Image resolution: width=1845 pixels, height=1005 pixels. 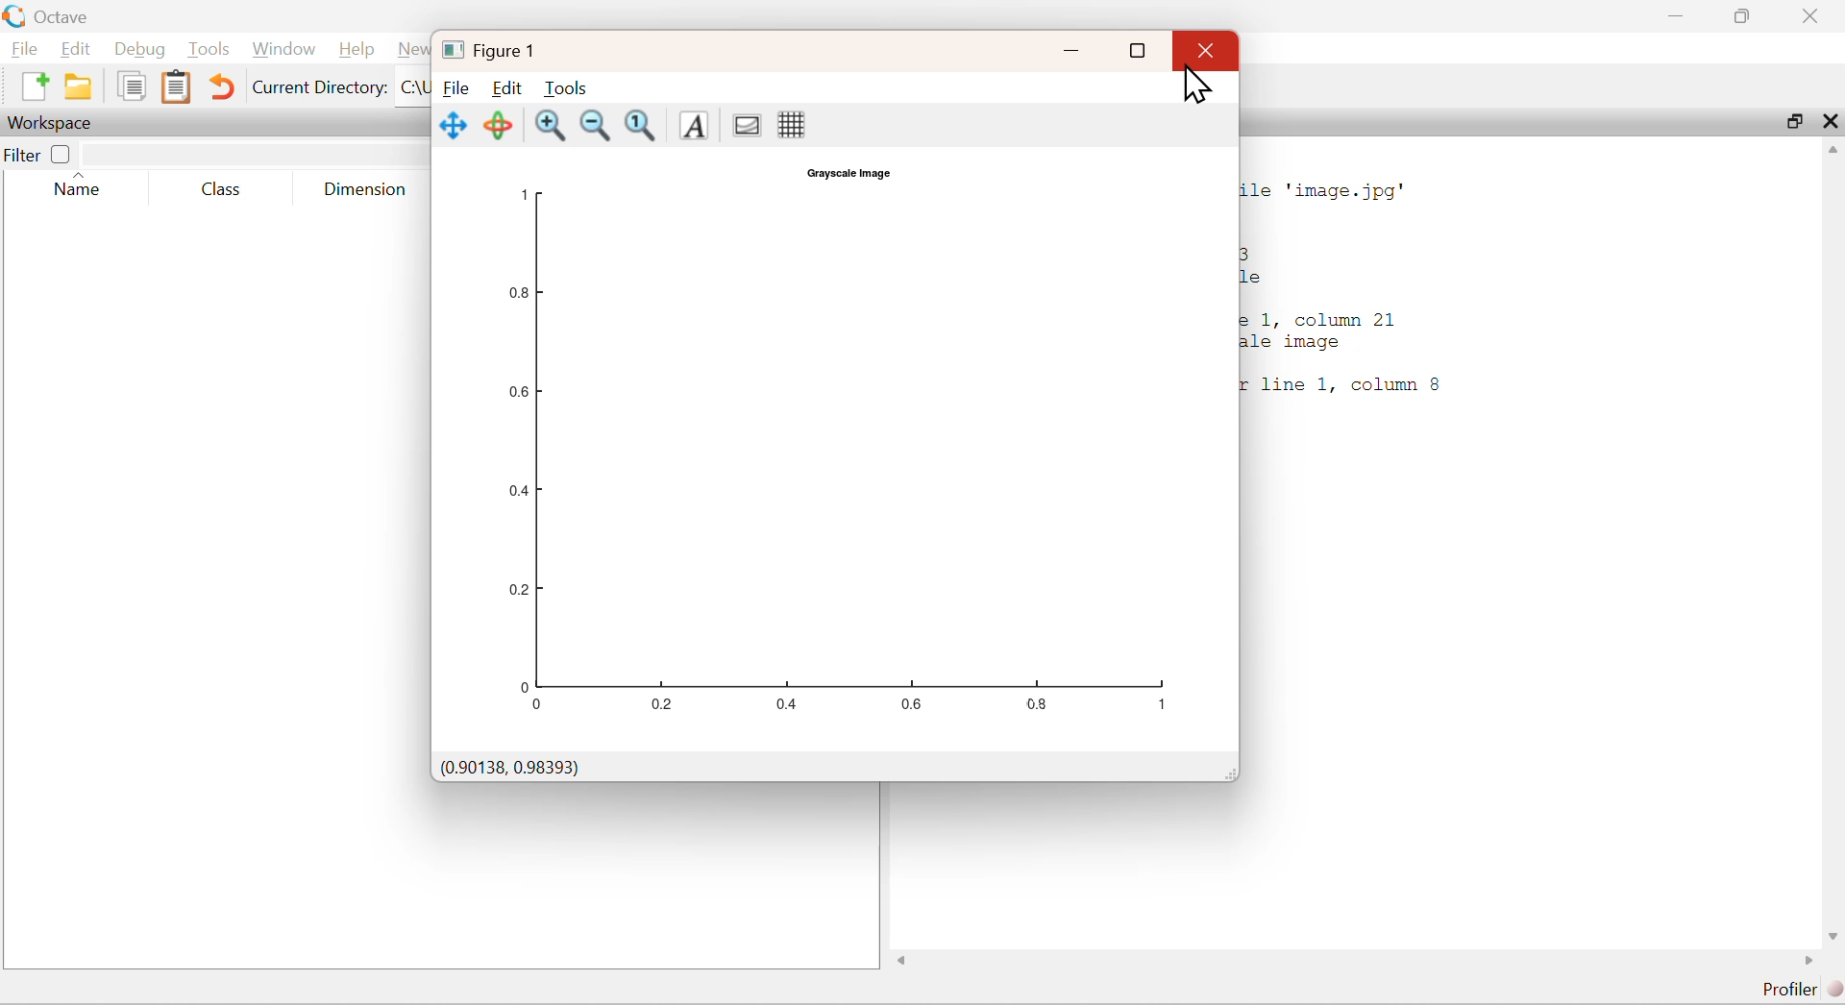 I want to click on Otave, so click(x=66, y=17).